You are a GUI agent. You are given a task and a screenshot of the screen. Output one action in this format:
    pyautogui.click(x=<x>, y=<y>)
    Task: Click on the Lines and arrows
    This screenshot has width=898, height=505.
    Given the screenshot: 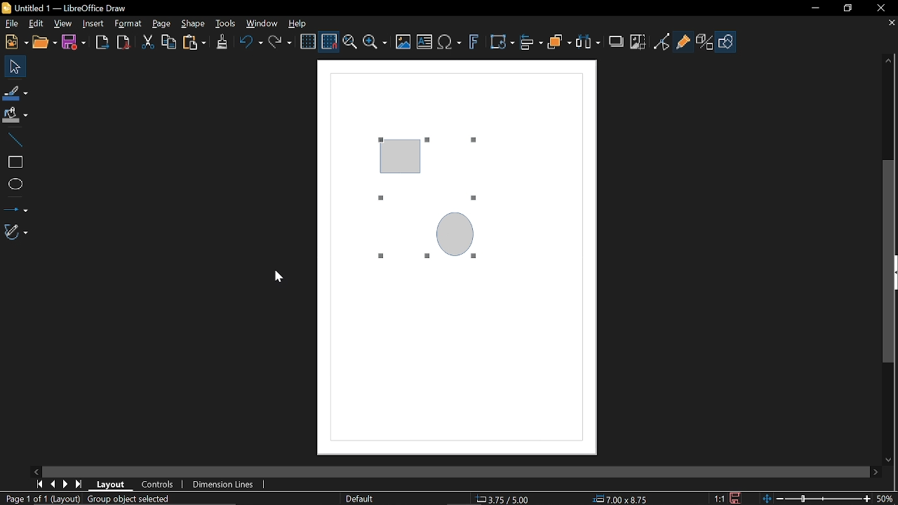 What is the action you would take?
    pyautogui.click(x=15, y=206)
    